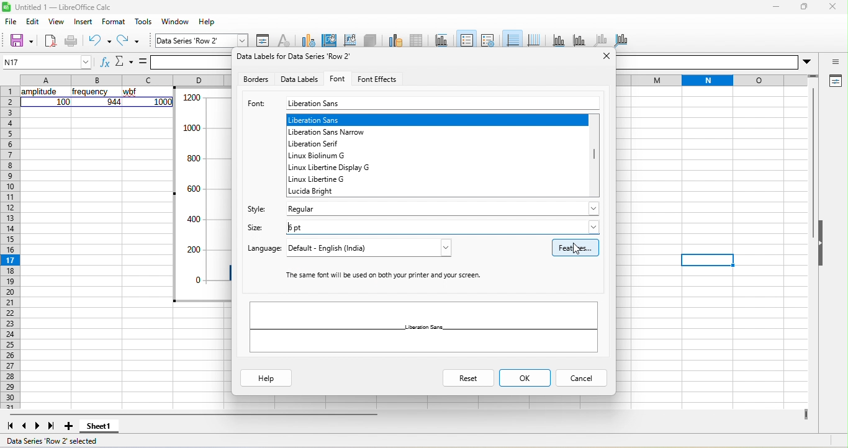 The width and height of the screenshot is (848, 448). What do you see at coordinates (327, 156) in the screenshot?
I see `linux biolinum g` at bounding box center [327, 156].